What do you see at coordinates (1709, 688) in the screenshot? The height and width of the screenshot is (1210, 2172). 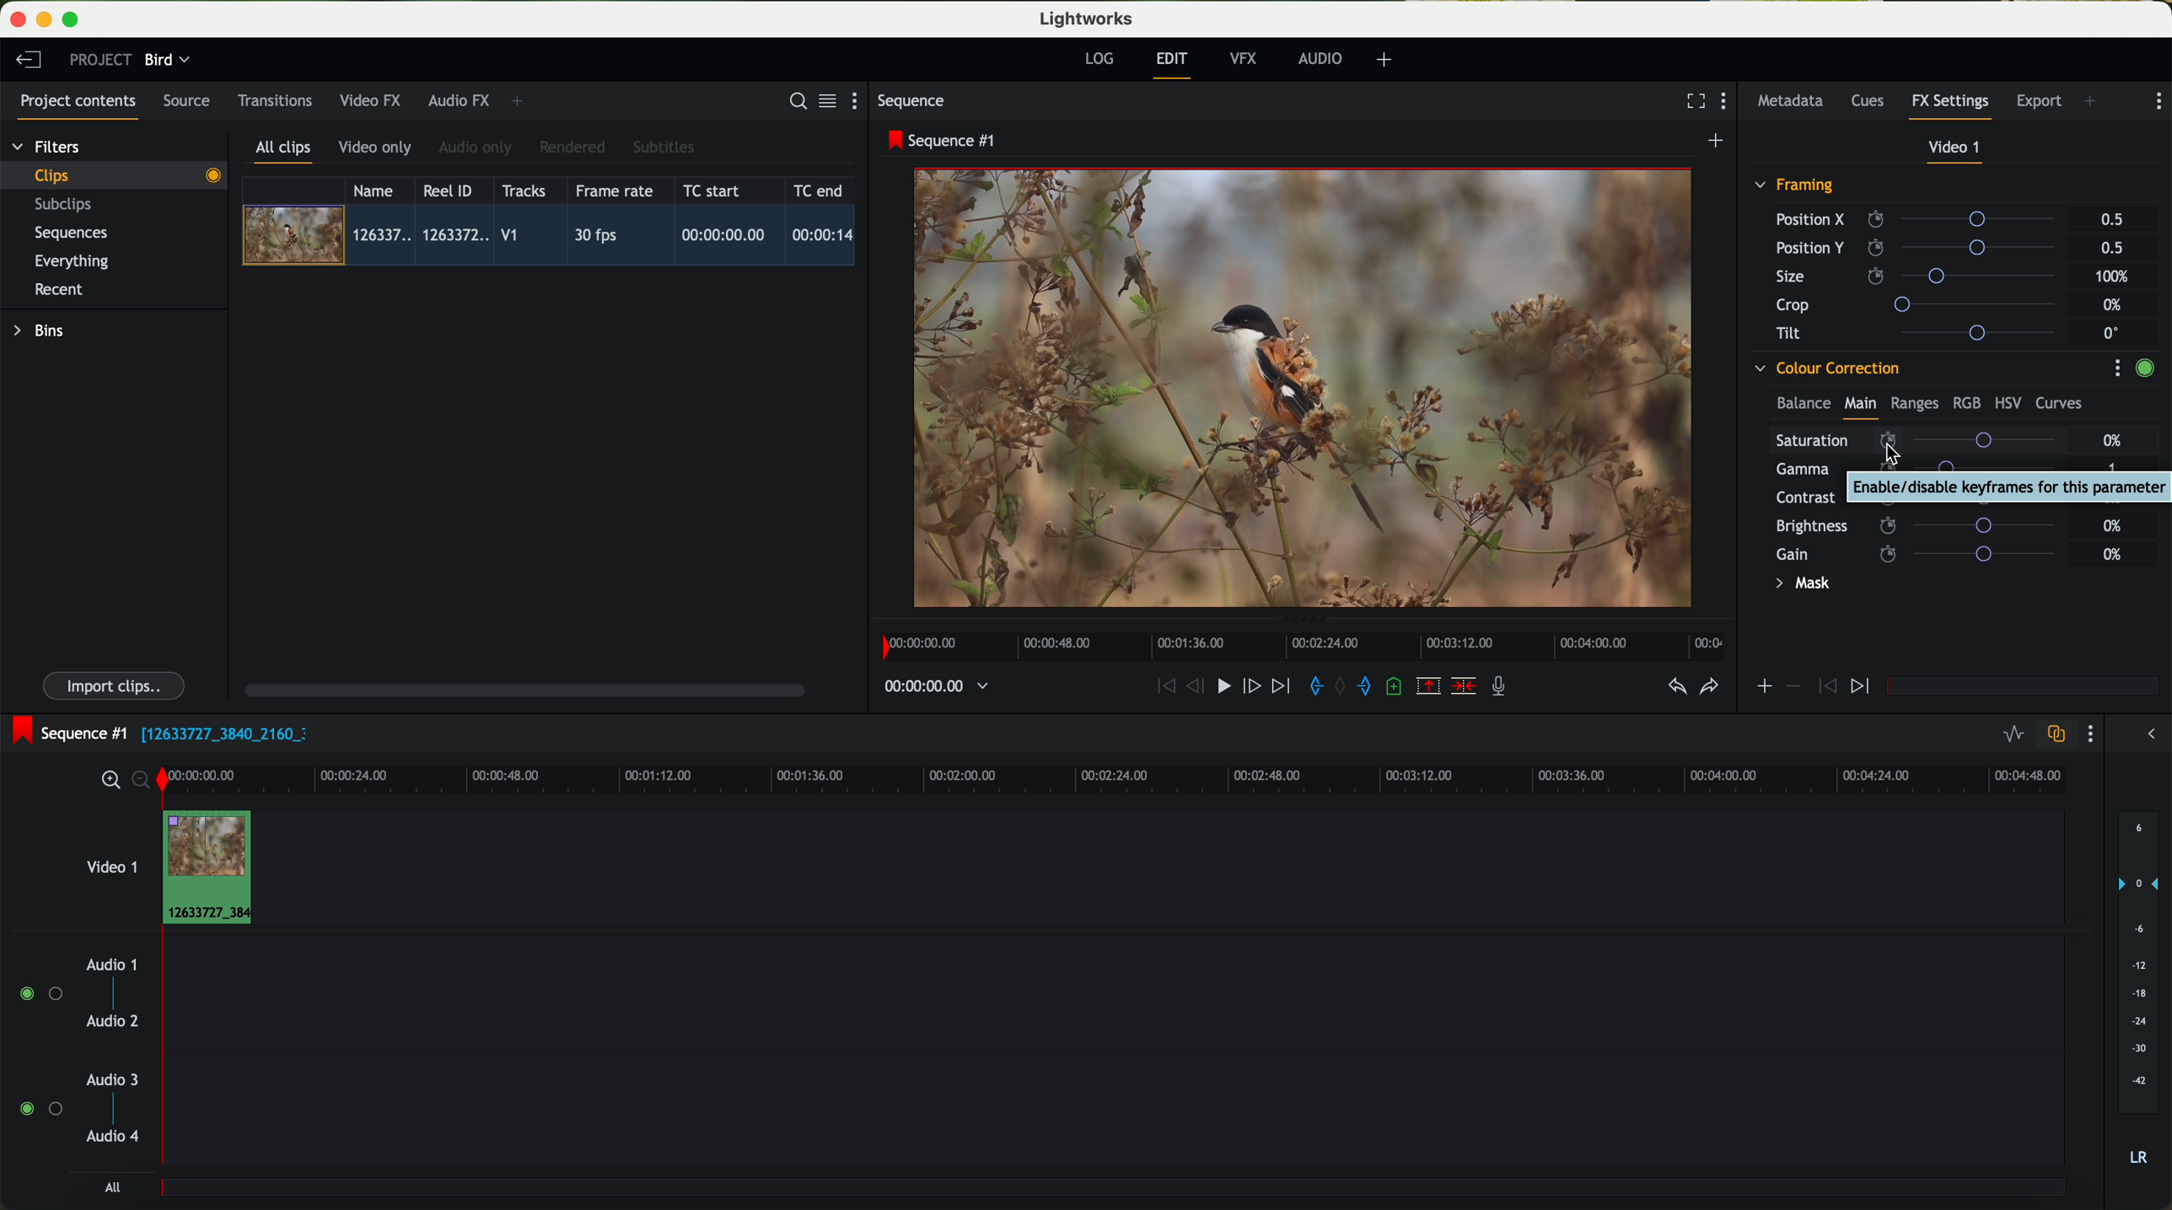 I see `redo` at bounding box center [1709, 688].